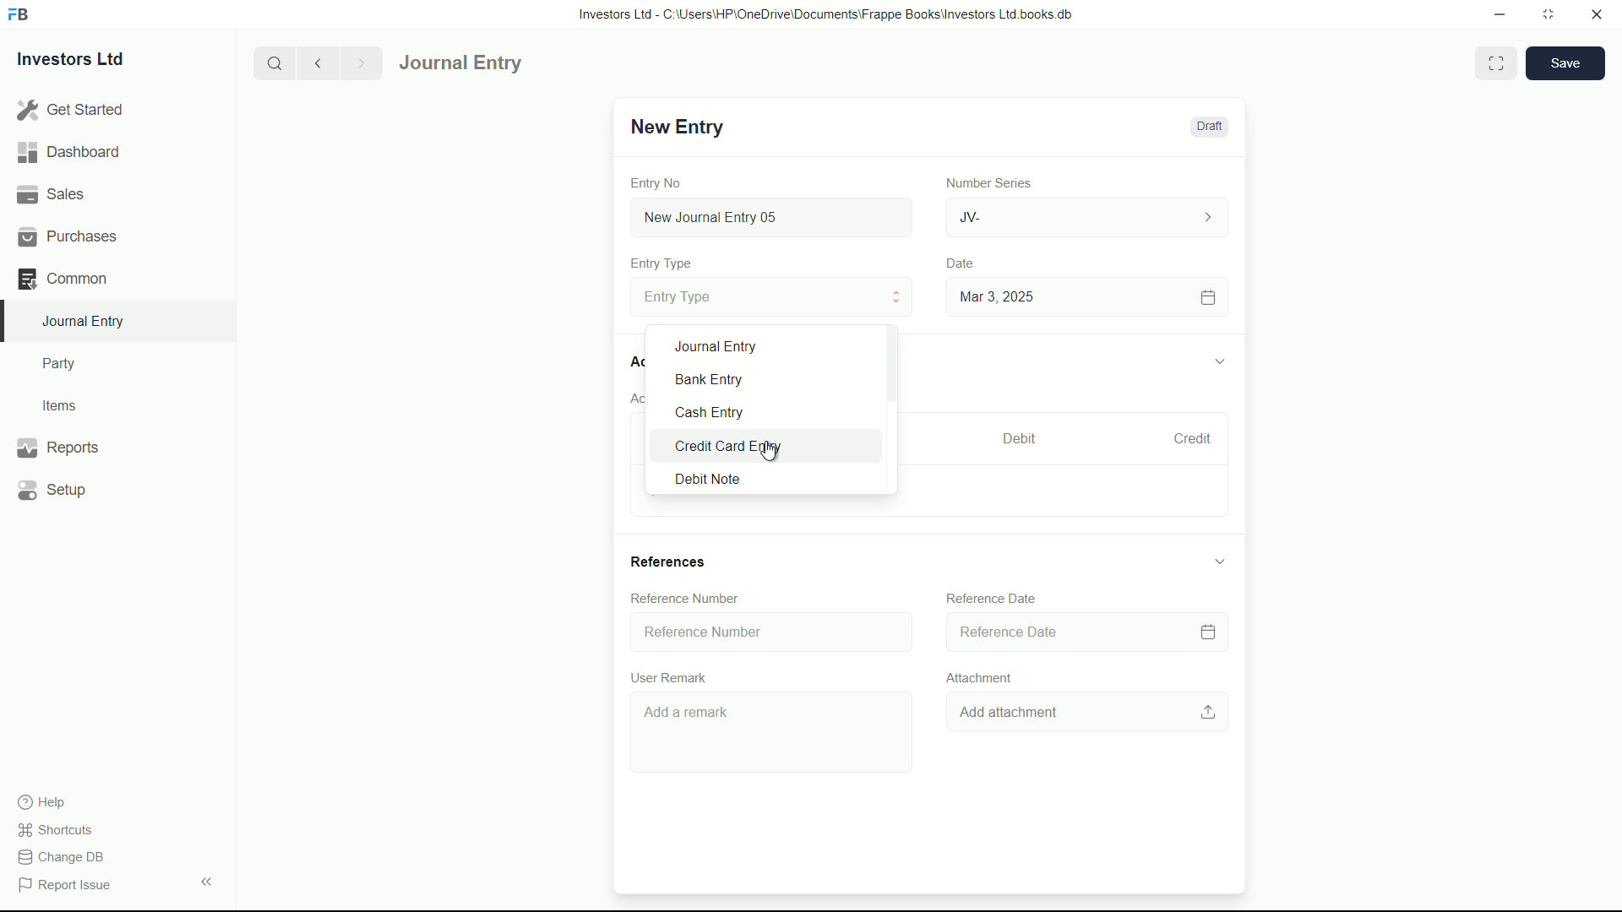 The image size is (1622, 912). I want to click on expand/collapse, so click(1218, 561).